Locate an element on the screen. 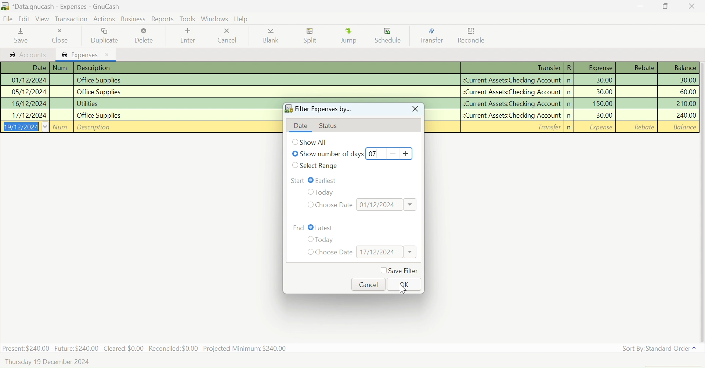 This screenshot has height=368, width=705. Transactions Column Headings is located at coordinates (350, 68).